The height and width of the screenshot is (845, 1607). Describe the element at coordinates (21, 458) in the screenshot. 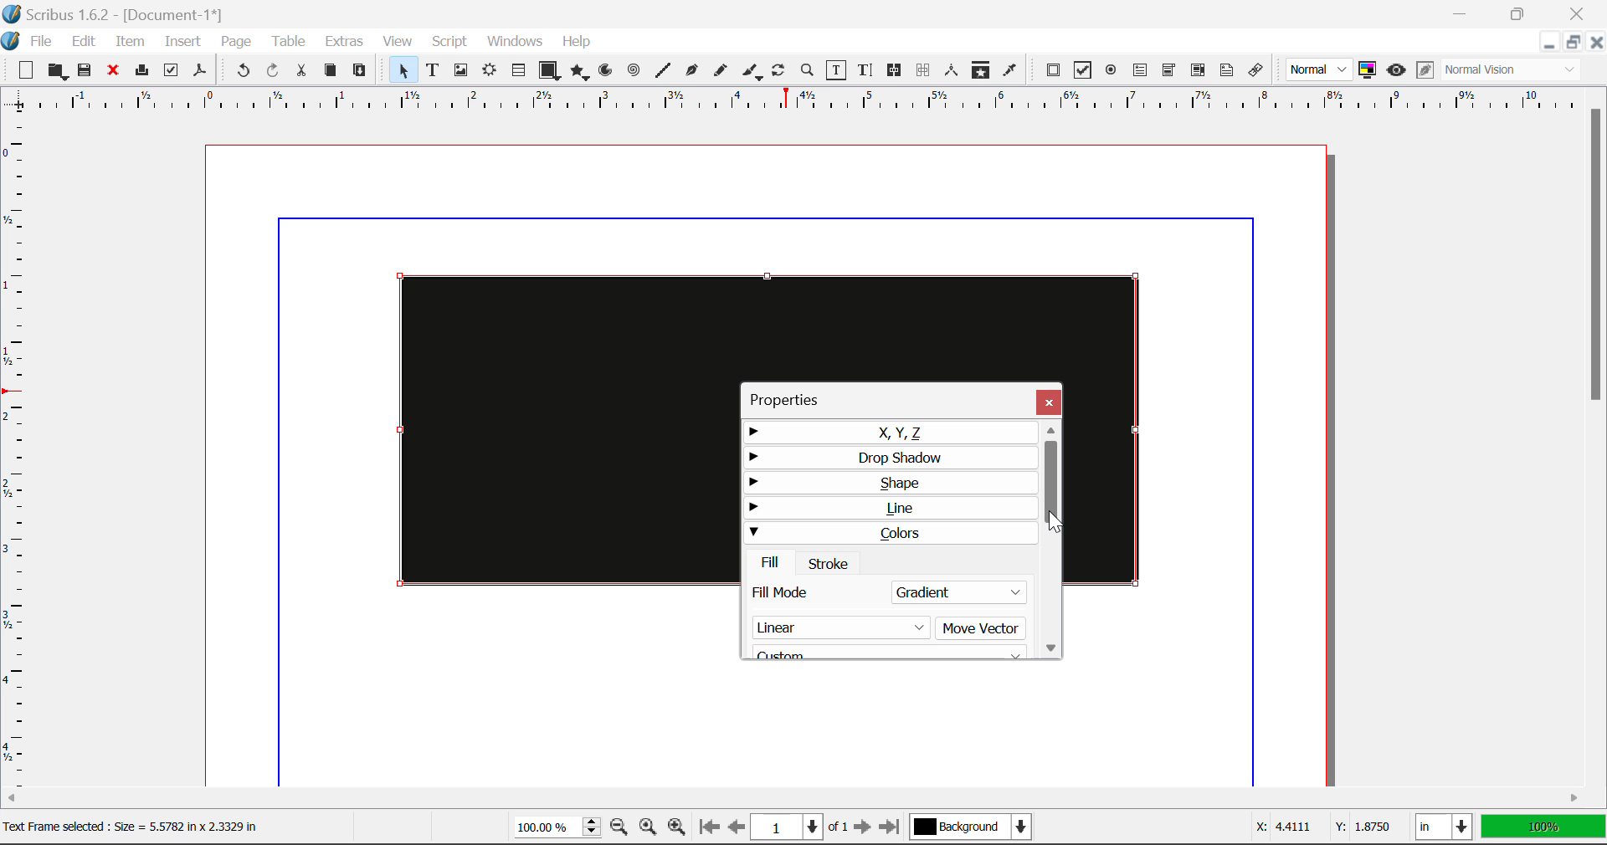

I see `Horizontal Page Margins` at that location.